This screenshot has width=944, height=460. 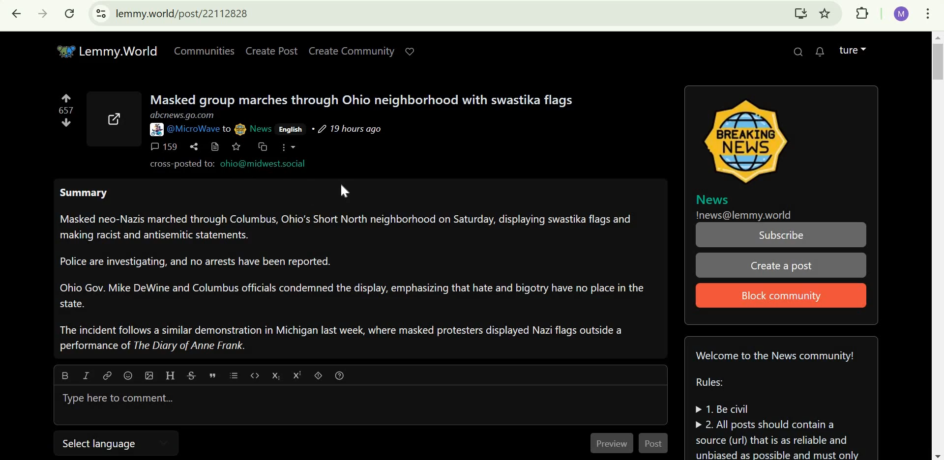 I want to click on Create a post, so click(x=783, y=267).